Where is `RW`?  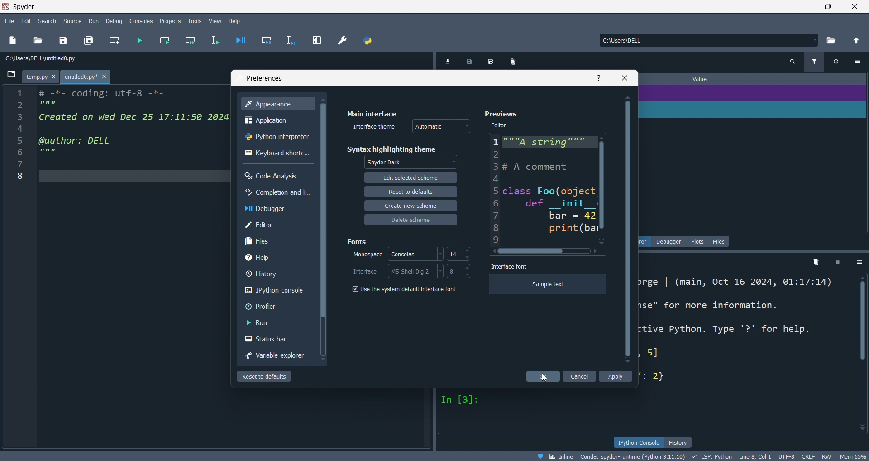
RW is located at coordinates (829, 456).